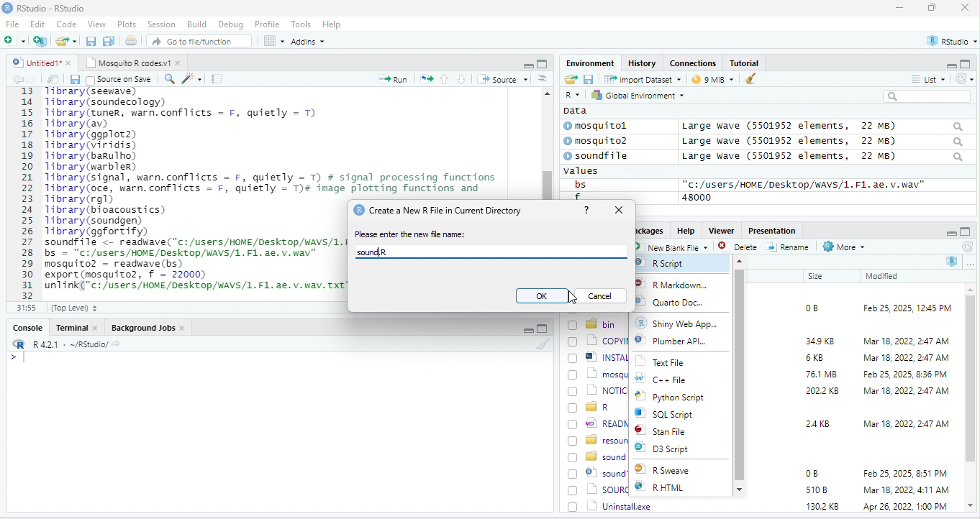 The width and height of the screenshot is (980, 519). What do you see at coordinates (162, 23) in the screenshot?
I see `Session` at bounding box center [162, 23].